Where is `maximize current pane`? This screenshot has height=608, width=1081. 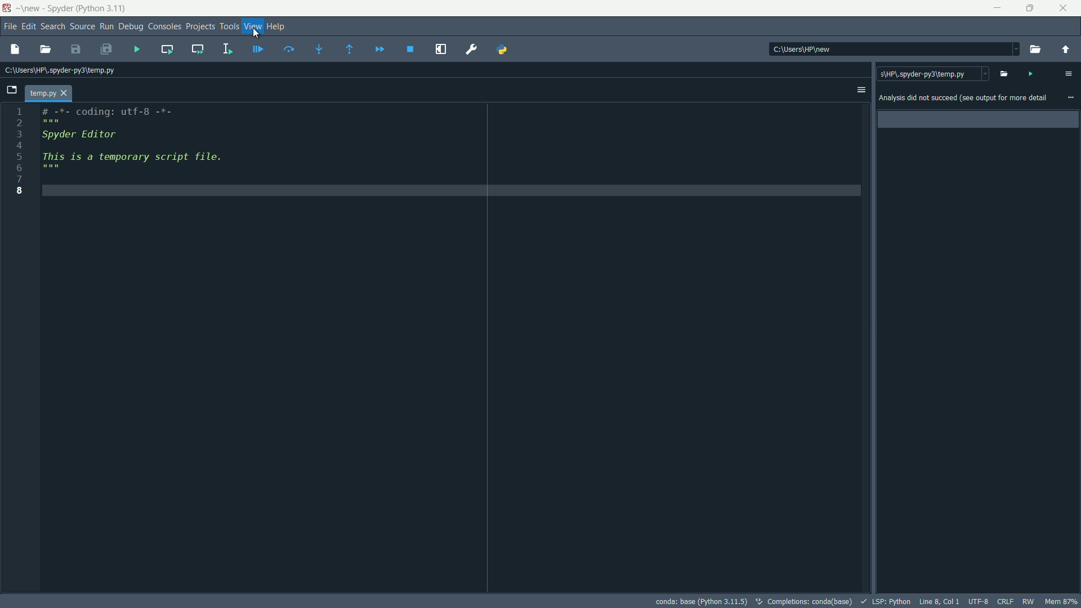
maximize current pane is located at coordinates (440, 49).